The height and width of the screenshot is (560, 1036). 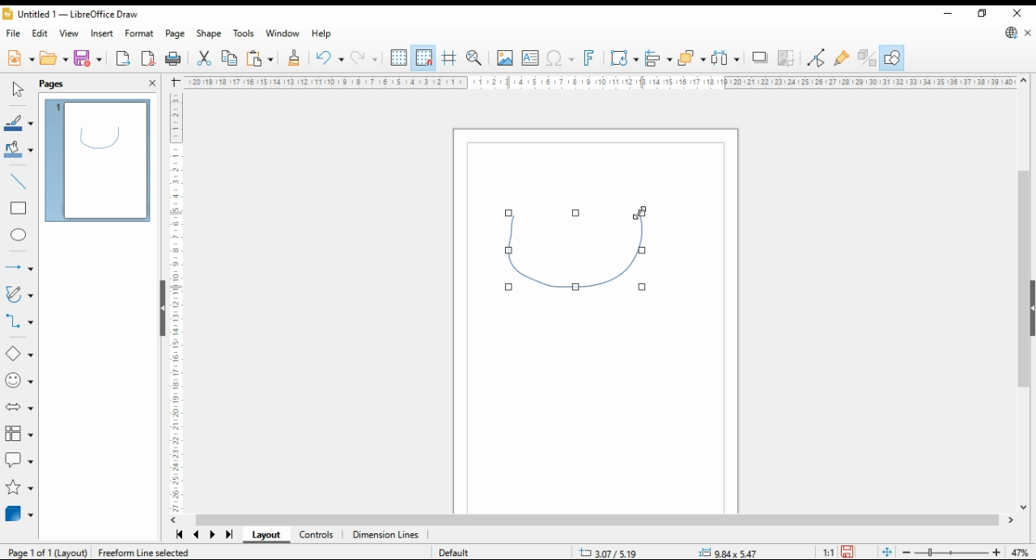 What do you see at coordinates (590, 58) in the screenshot?
I see `insert fontwork text` at bounding box center [590, 58].